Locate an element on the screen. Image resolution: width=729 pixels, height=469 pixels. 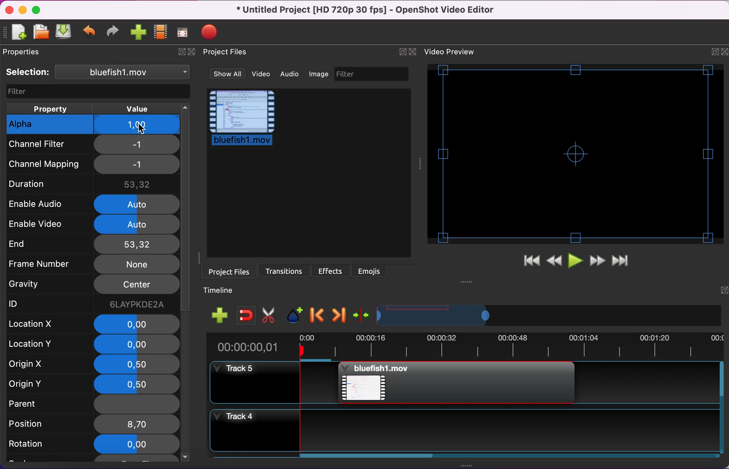
Vertical slide bar is located at coordinates (721, 407).